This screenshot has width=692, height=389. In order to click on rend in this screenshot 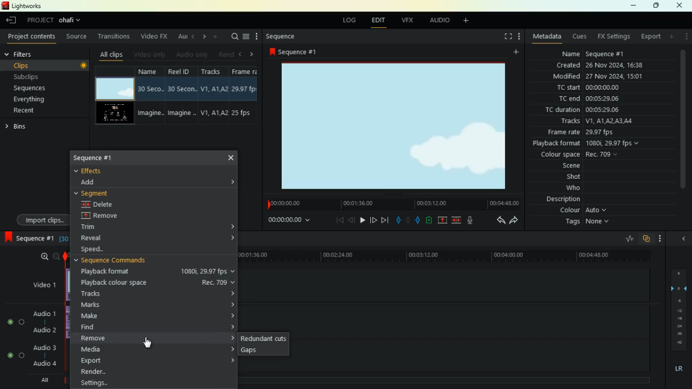, I will do `click(227, 55)`.